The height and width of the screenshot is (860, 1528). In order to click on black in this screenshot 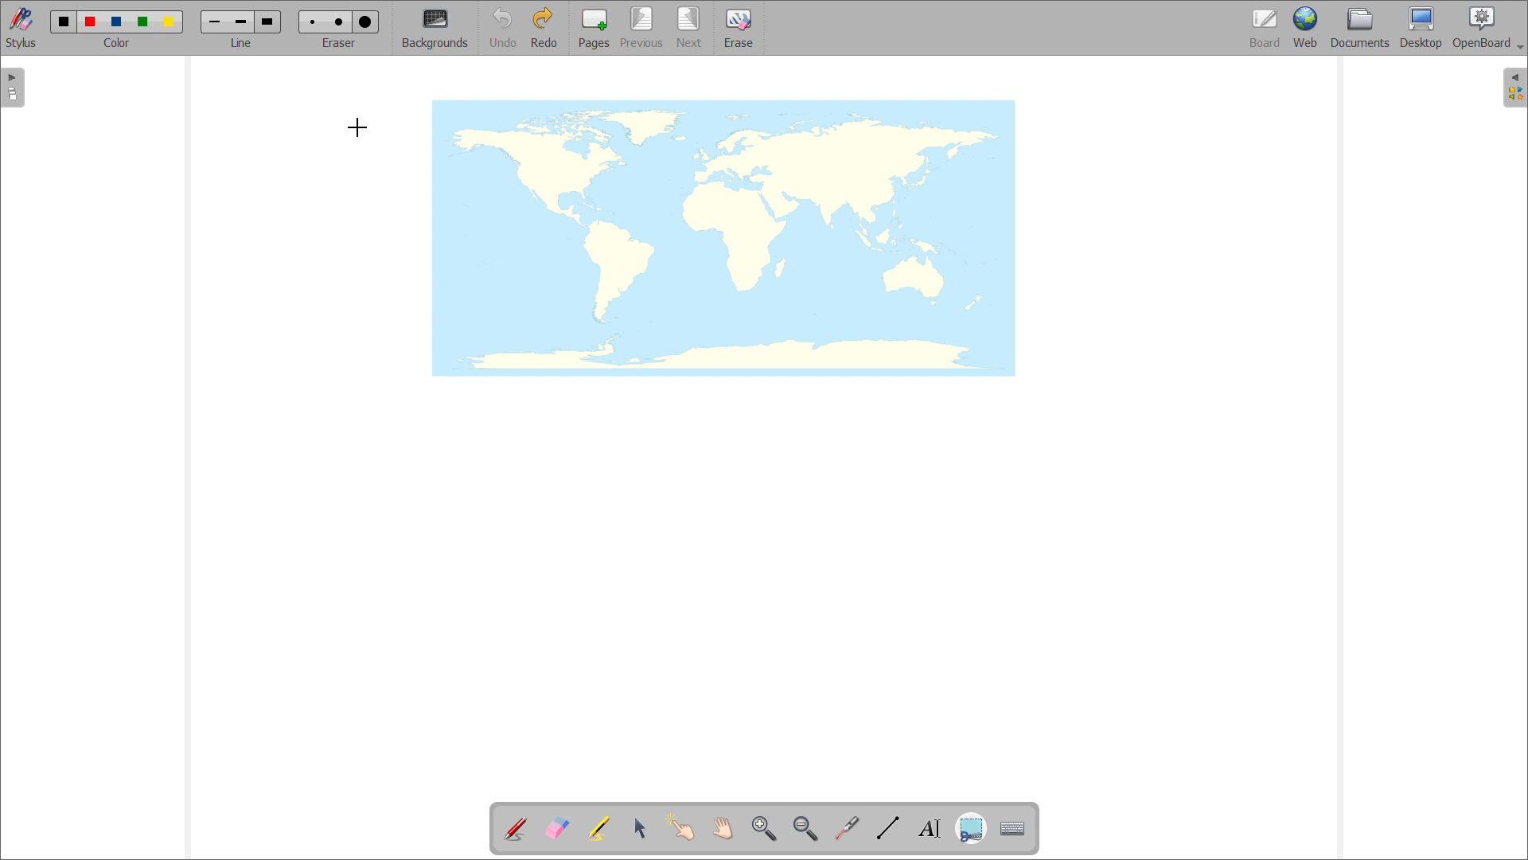, I will do `click(64, 20)`.